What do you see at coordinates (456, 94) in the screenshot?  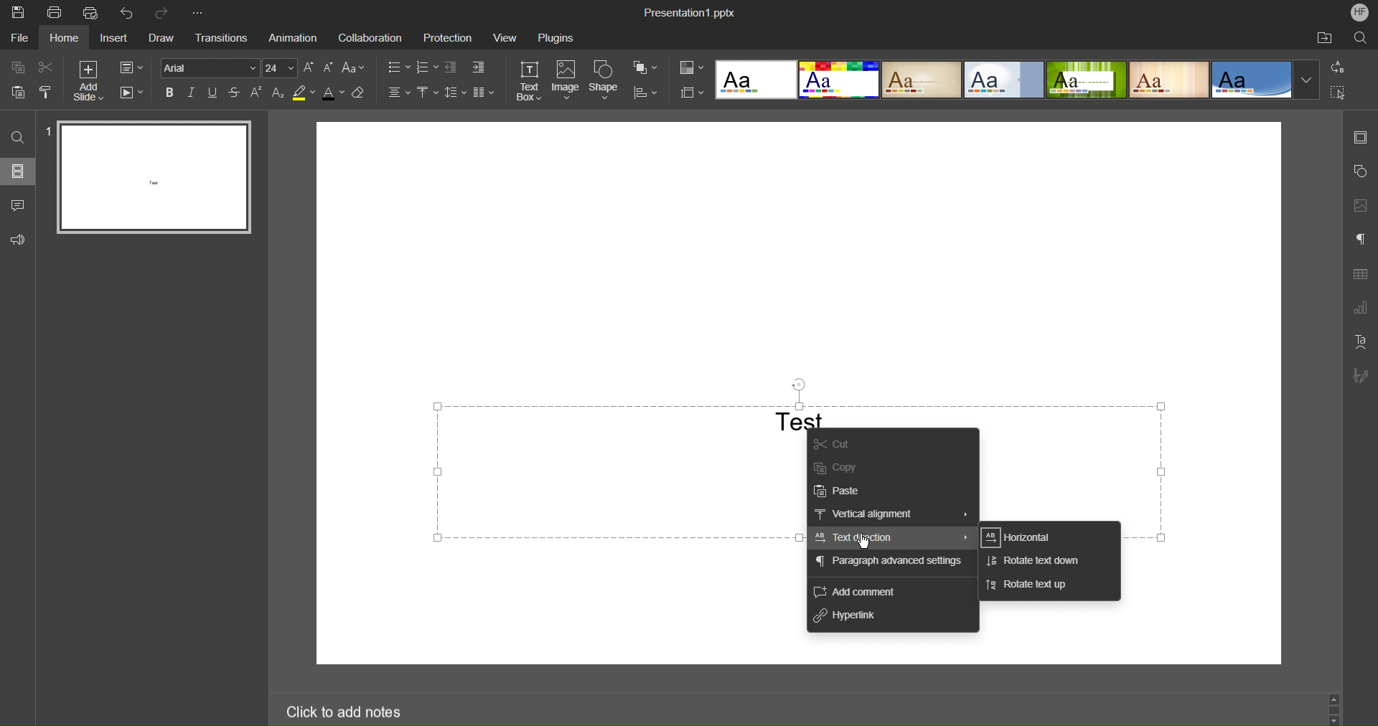 I see `Line Spacing` at bounding box center [456, 94].